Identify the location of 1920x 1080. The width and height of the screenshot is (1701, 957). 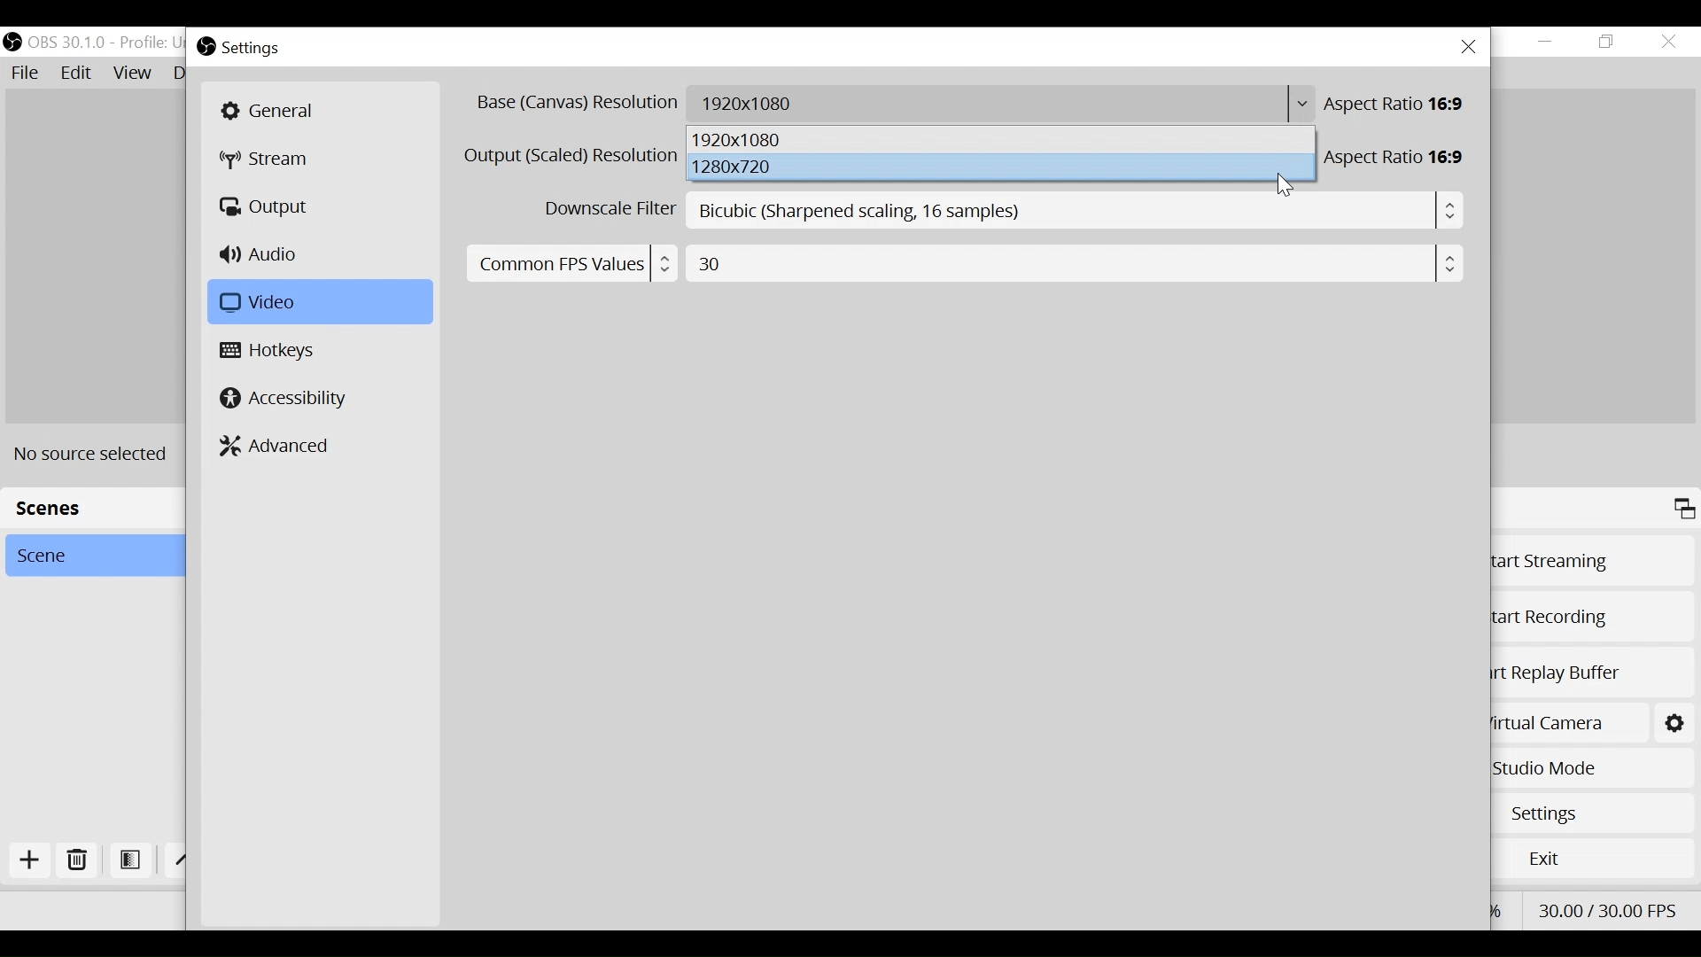
(1002, 142).